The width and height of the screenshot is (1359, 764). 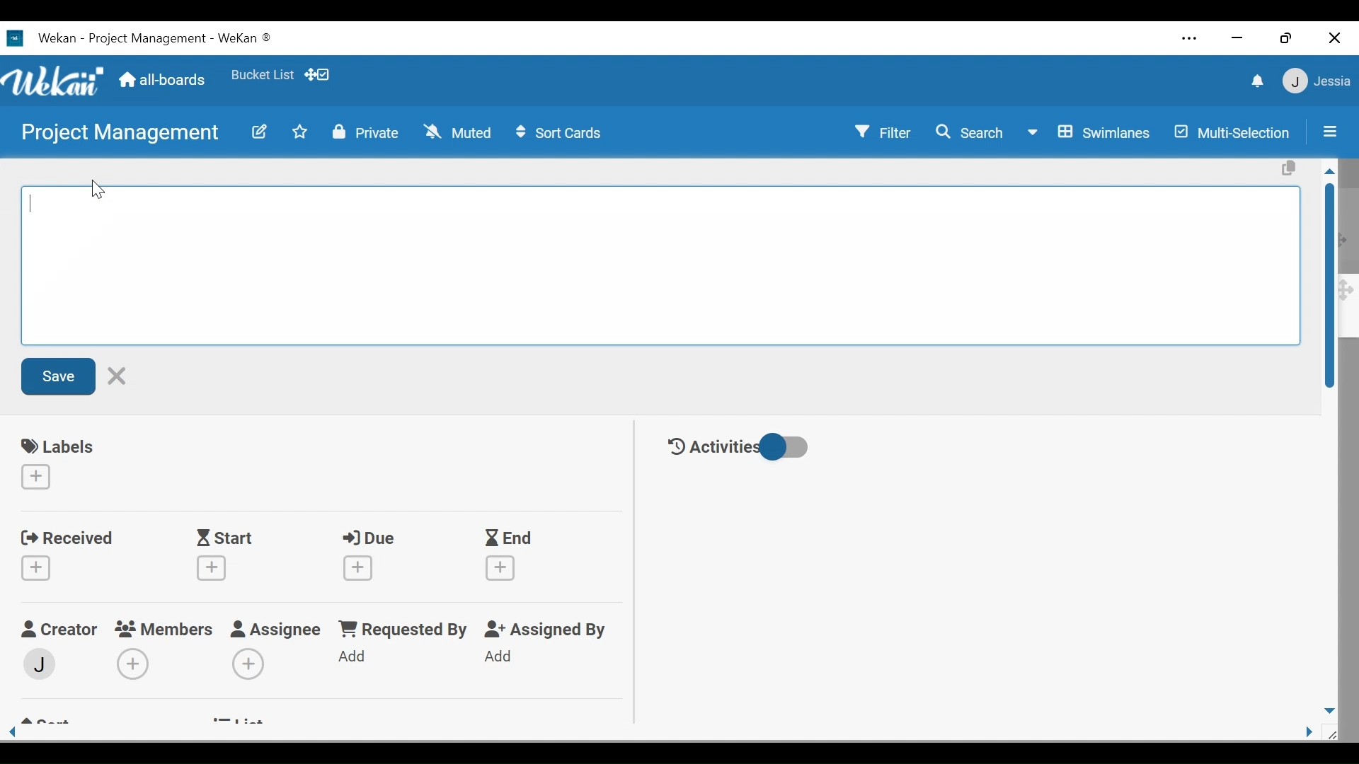 I want to click on Start Date, so click(x=226, y=538).